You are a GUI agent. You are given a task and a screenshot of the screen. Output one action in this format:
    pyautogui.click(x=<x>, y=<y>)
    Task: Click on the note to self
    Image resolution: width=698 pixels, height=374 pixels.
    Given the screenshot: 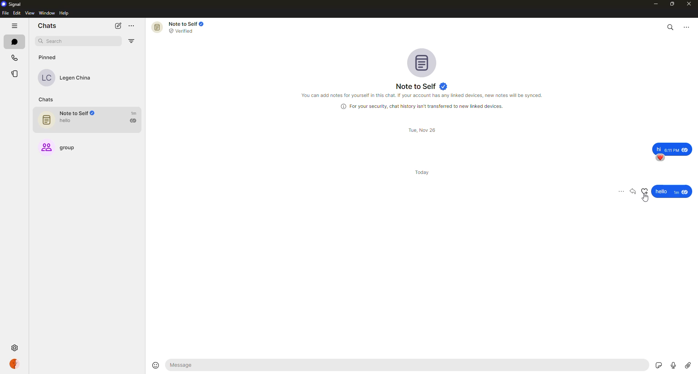 What is the action you would take?
    pyautogui.click(x=91, y=120)
    